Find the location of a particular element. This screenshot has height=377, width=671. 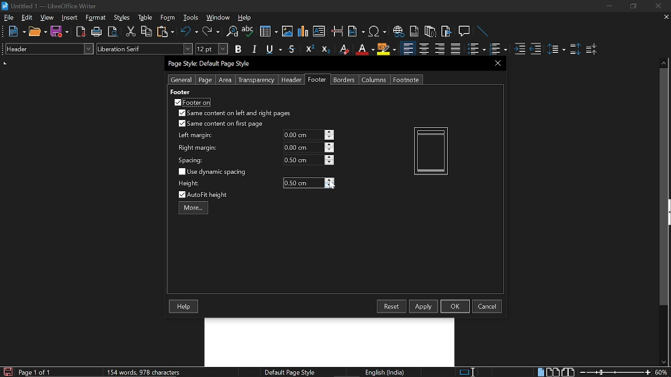

Text style is located at coordinates (145, 49).